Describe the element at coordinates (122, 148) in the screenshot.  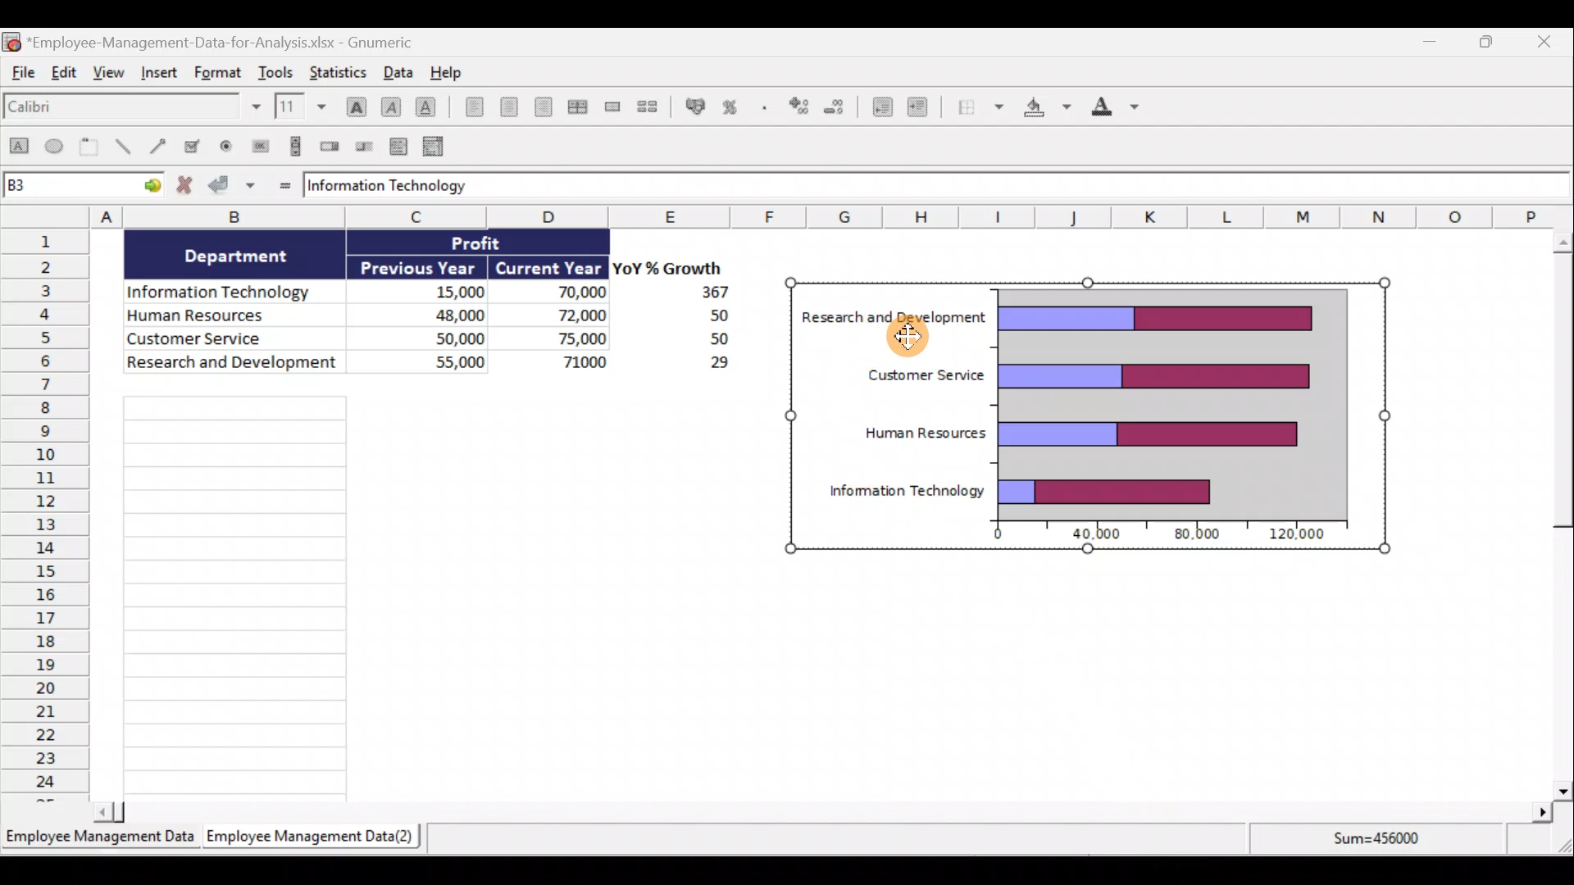
I see `Create a line object` at that location.